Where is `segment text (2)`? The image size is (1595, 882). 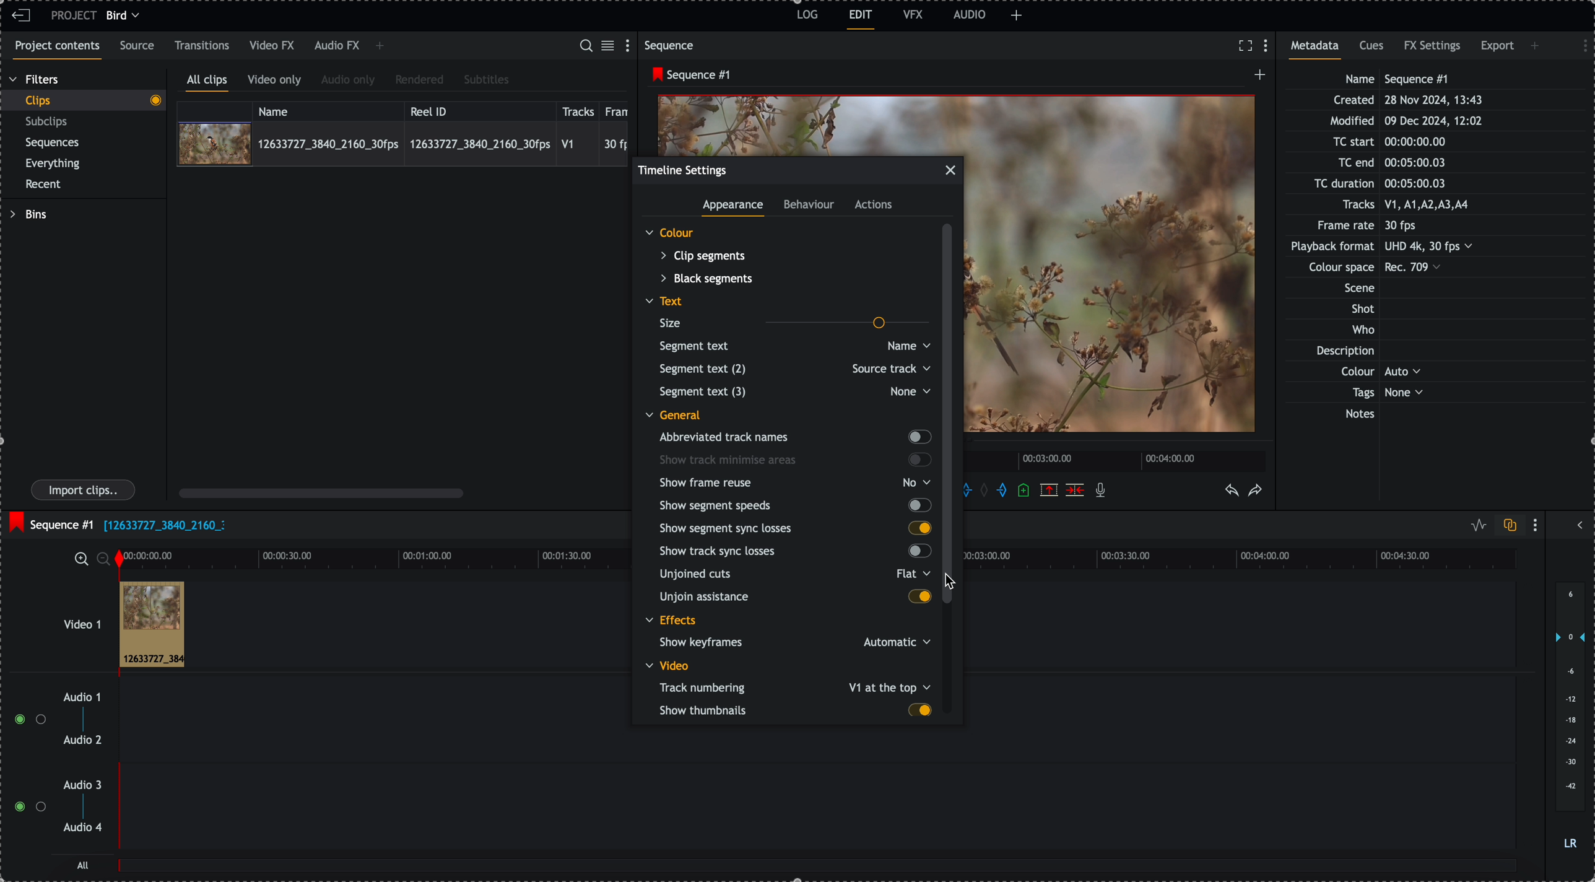
segment text (2) is located at coordinates (793, 370).